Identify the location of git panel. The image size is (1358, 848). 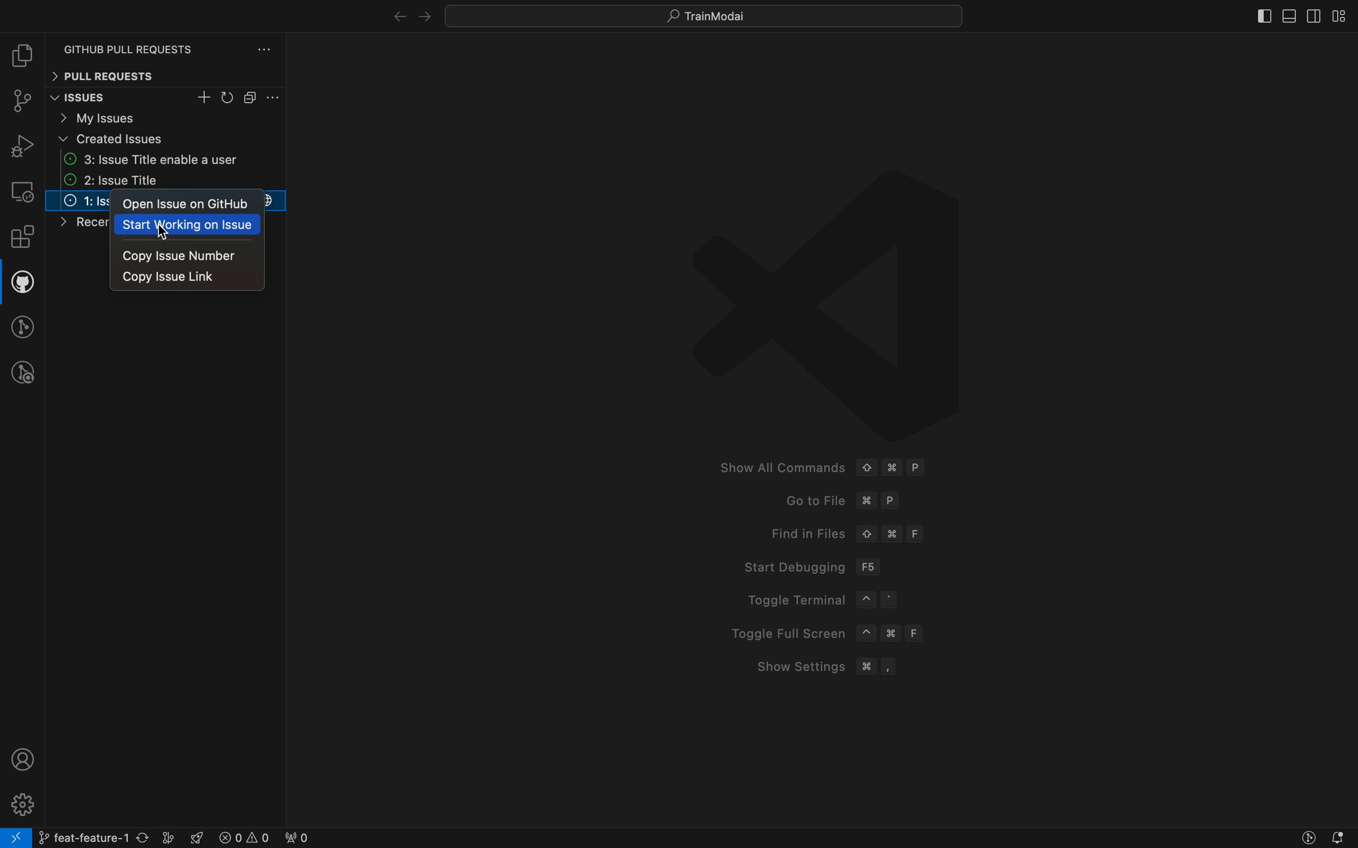
(24, 103).